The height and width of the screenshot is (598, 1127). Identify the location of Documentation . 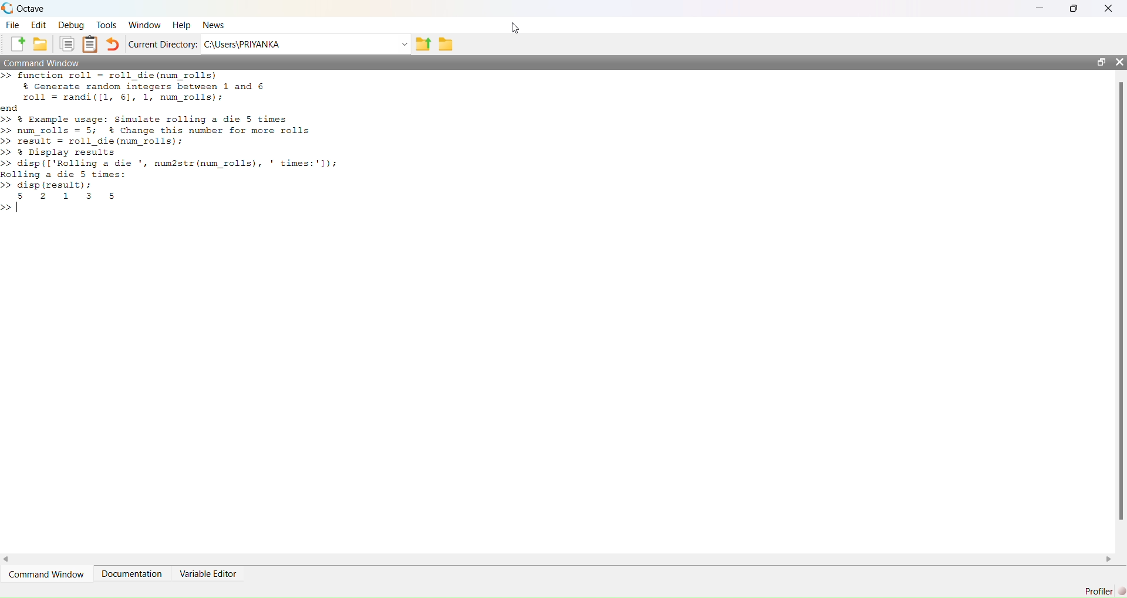
(132, 574).